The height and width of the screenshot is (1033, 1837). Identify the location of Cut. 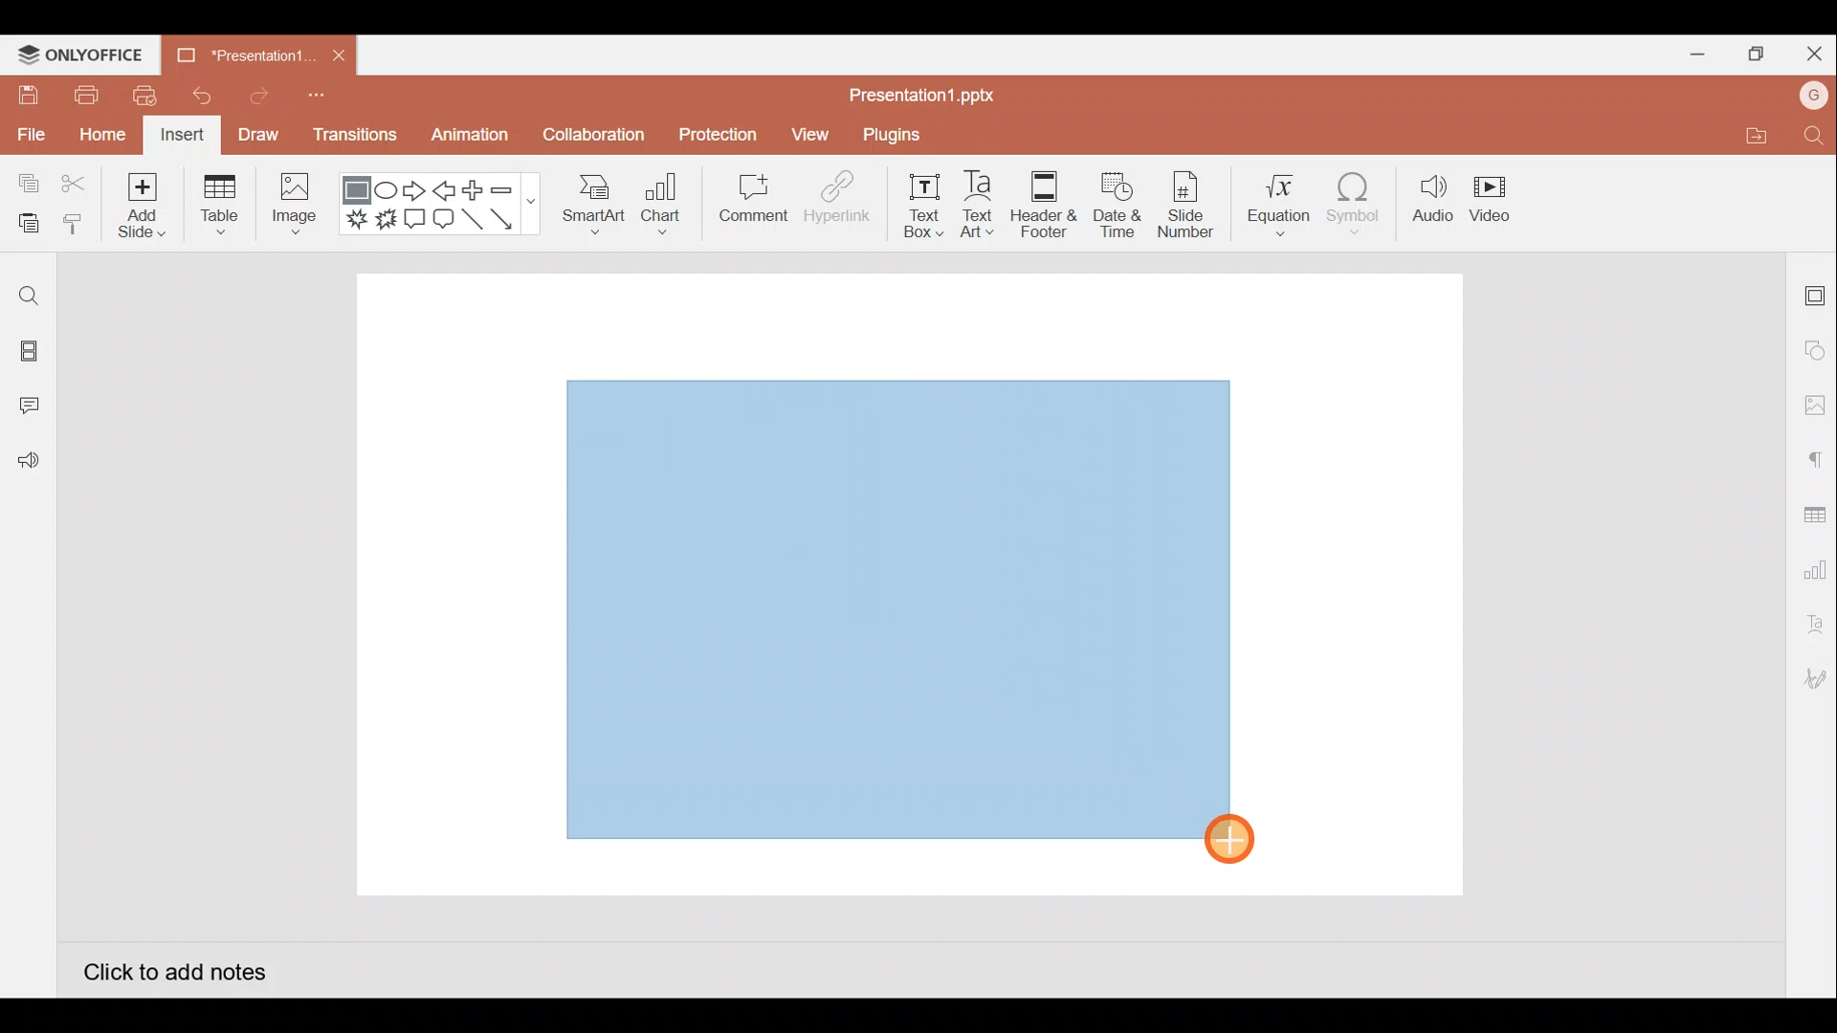
(75, 185).